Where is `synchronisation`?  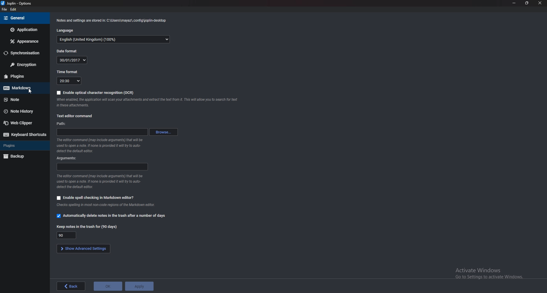 synchronisation is located at coordinates (22, 53).